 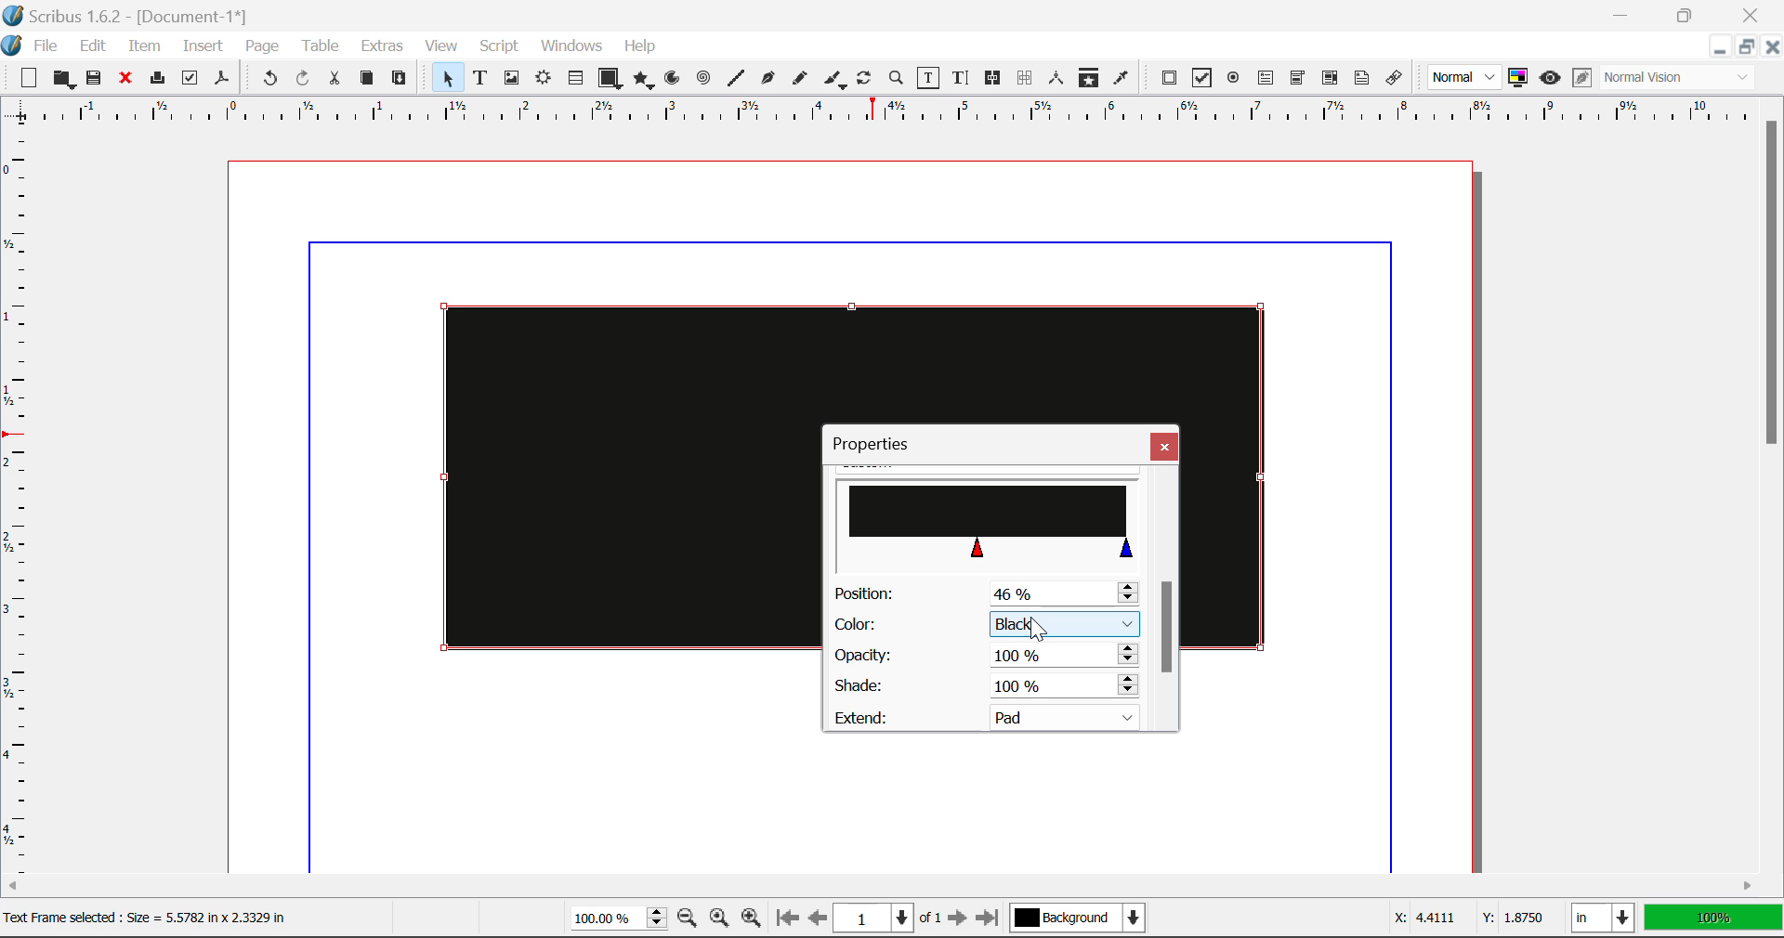 I want to click on Zoom, so click(x=897, y=77).